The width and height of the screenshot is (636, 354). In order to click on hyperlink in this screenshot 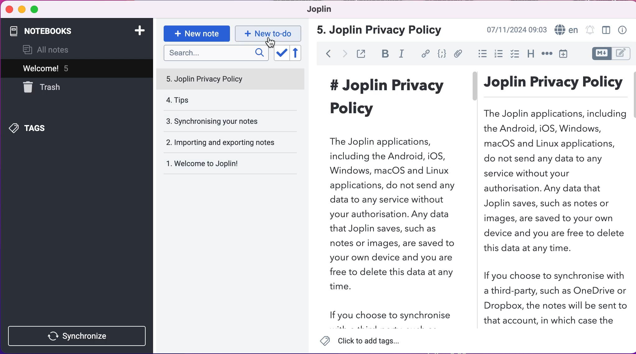, I will do `click(425, 54)`.